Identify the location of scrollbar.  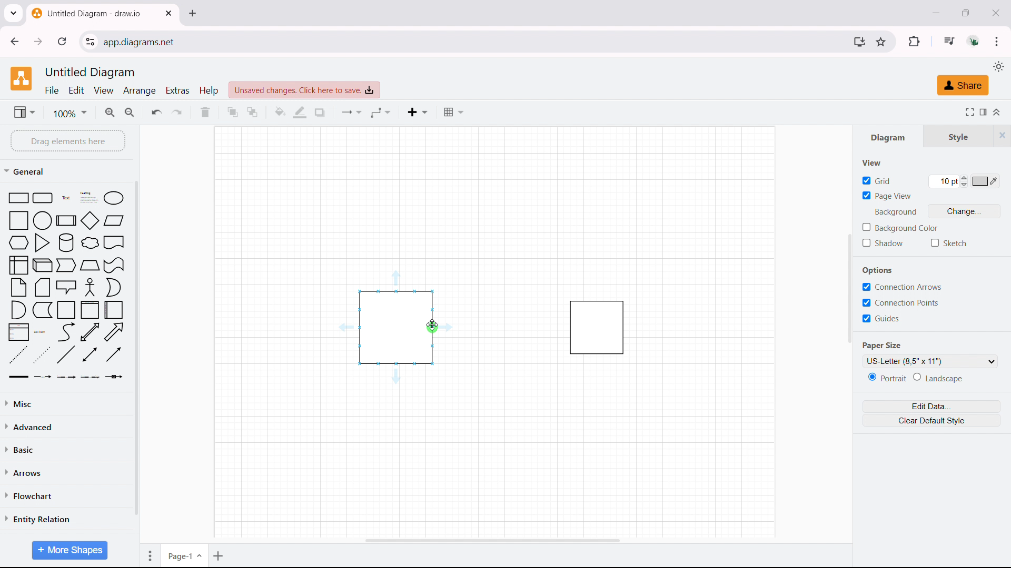
(850, 287).